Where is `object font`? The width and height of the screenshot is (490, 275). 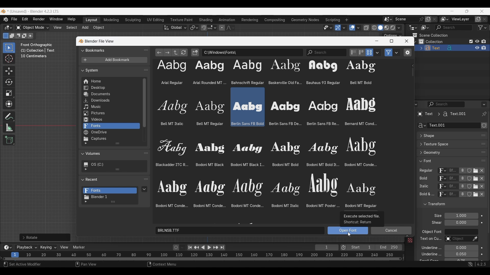
object font is located at coordinates (431, 232).